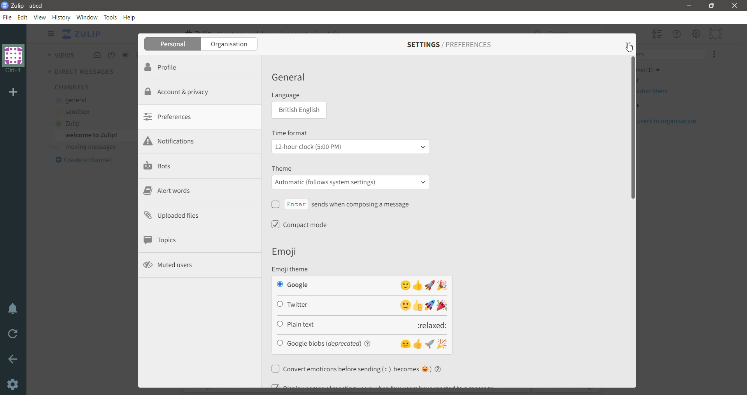 Image resolution: width=747 pixels, height=395 pixels. Describe the element at coordinates (14, 93) in the screenshot. I see `Add Organization` at that location.